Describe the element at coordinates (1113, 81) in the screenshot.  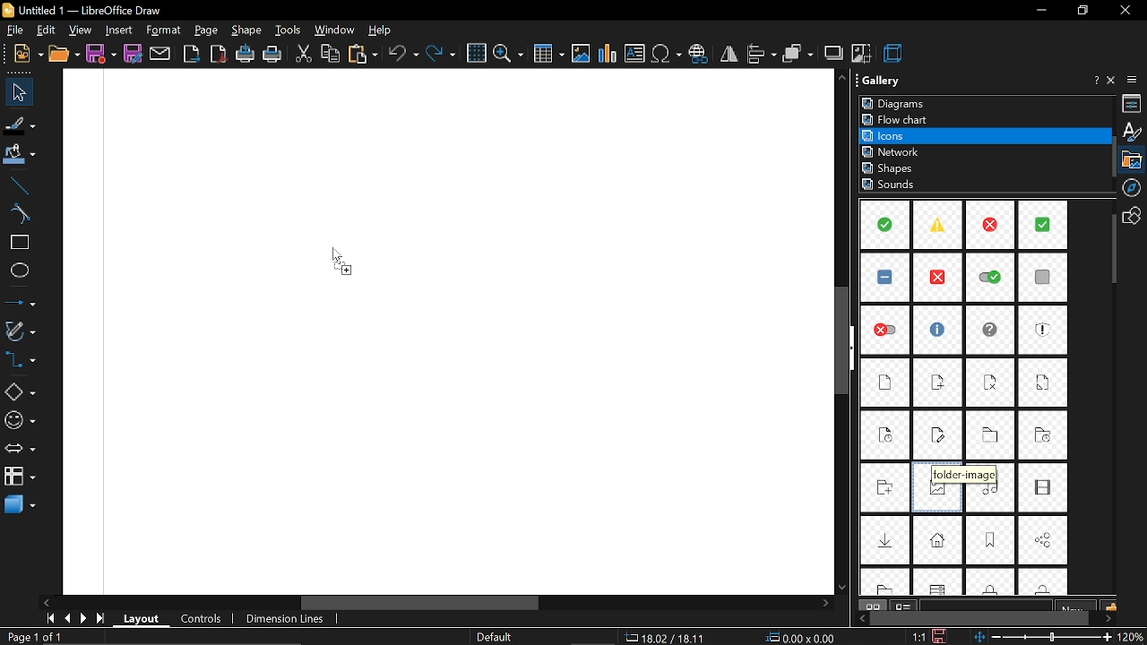
I see `close` at that location.